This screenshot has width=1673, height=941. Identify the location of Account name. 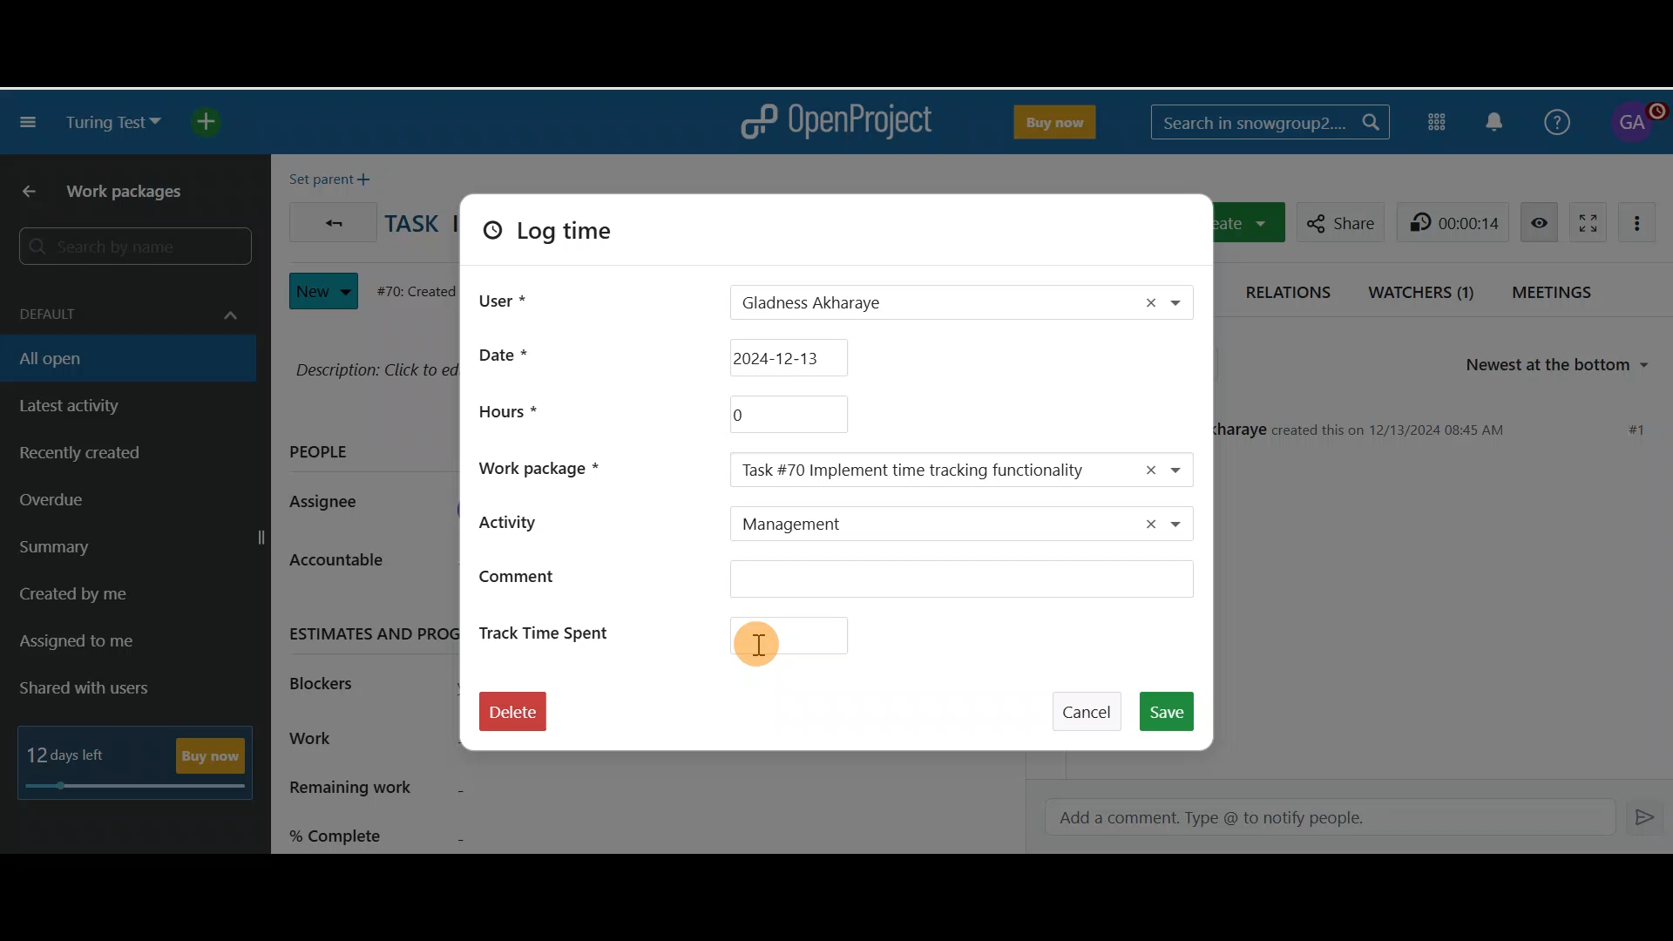
(1636, 123).